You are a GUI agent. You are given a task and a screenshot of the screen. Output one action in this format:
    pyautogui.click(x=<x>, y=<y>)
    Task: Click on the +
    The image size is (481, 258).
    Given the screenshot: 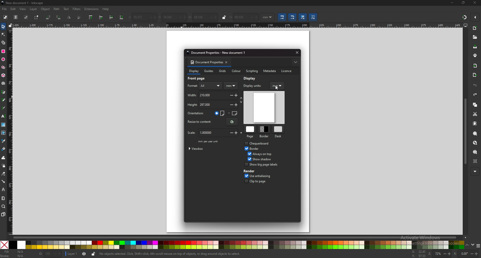 What is the action you would take?
    pyautogui.click(x=237, y=133)
    